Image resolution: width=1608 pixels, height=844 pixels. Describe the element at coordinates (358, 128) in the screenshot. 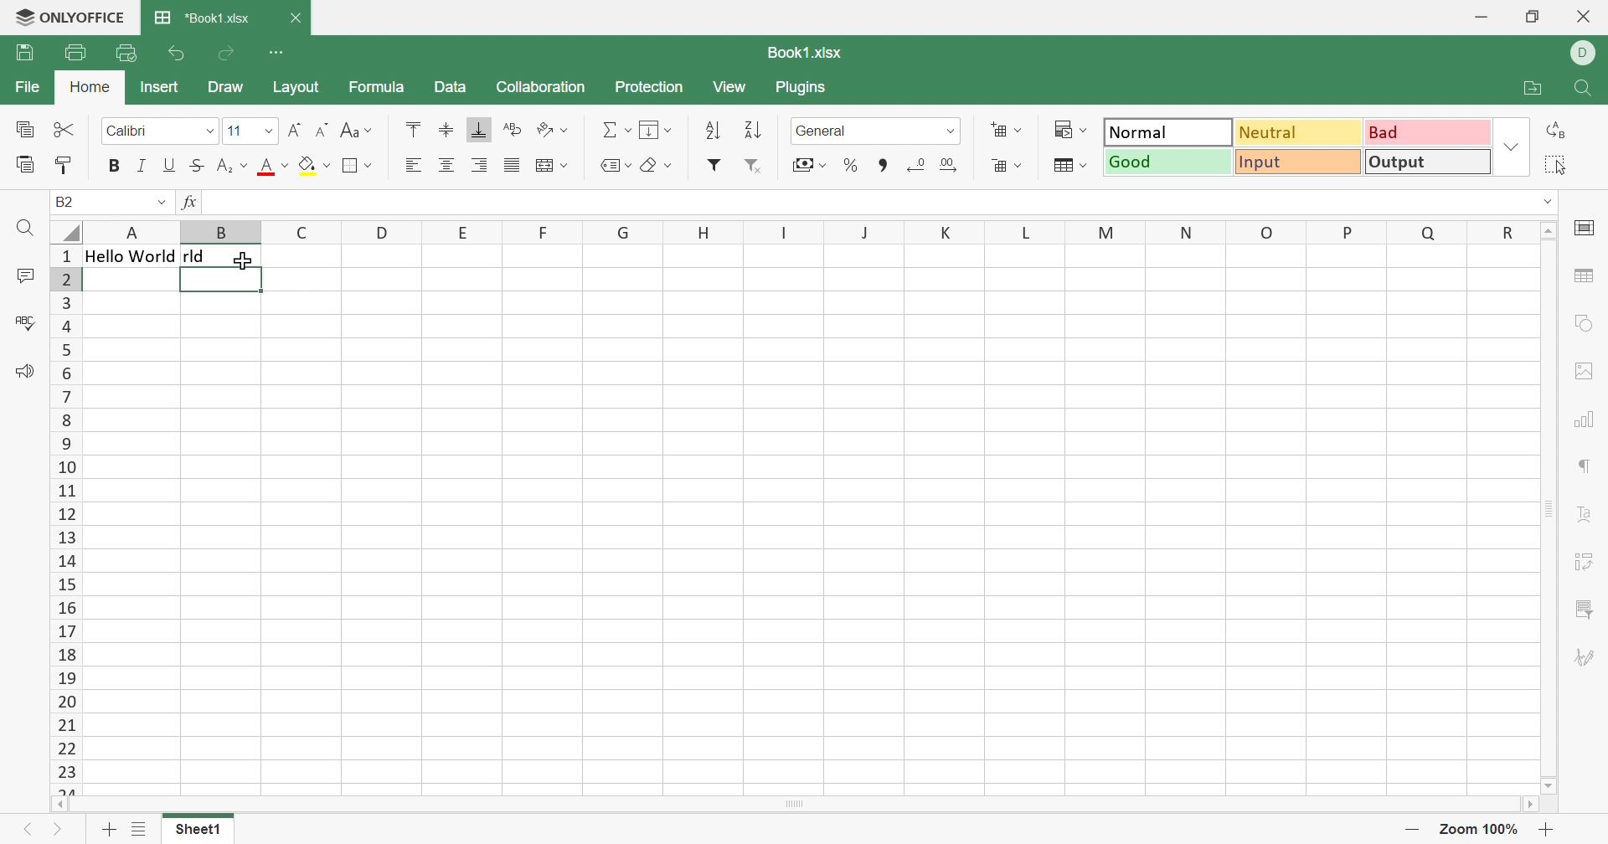

I see `Change case` at that location.